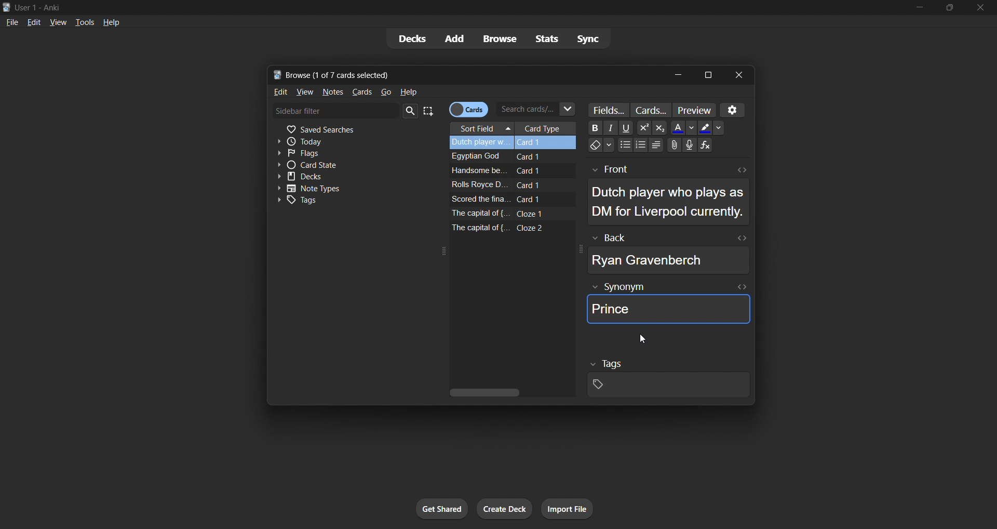 The width and height of the screenshot is (997, 529). Describe the element at coordinates (439, 509) in the screenshot. I see `get shared` at that location.